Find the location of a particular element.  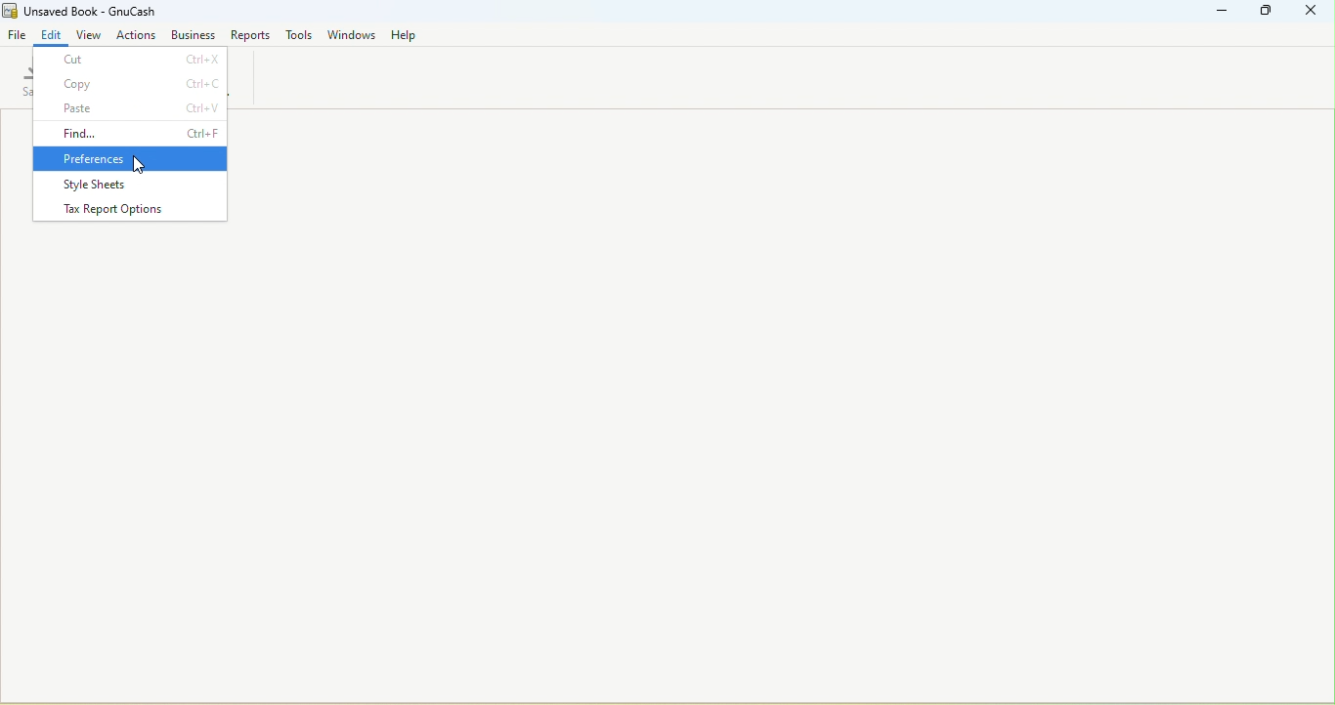

Tools is located at coordinates (298, 34).